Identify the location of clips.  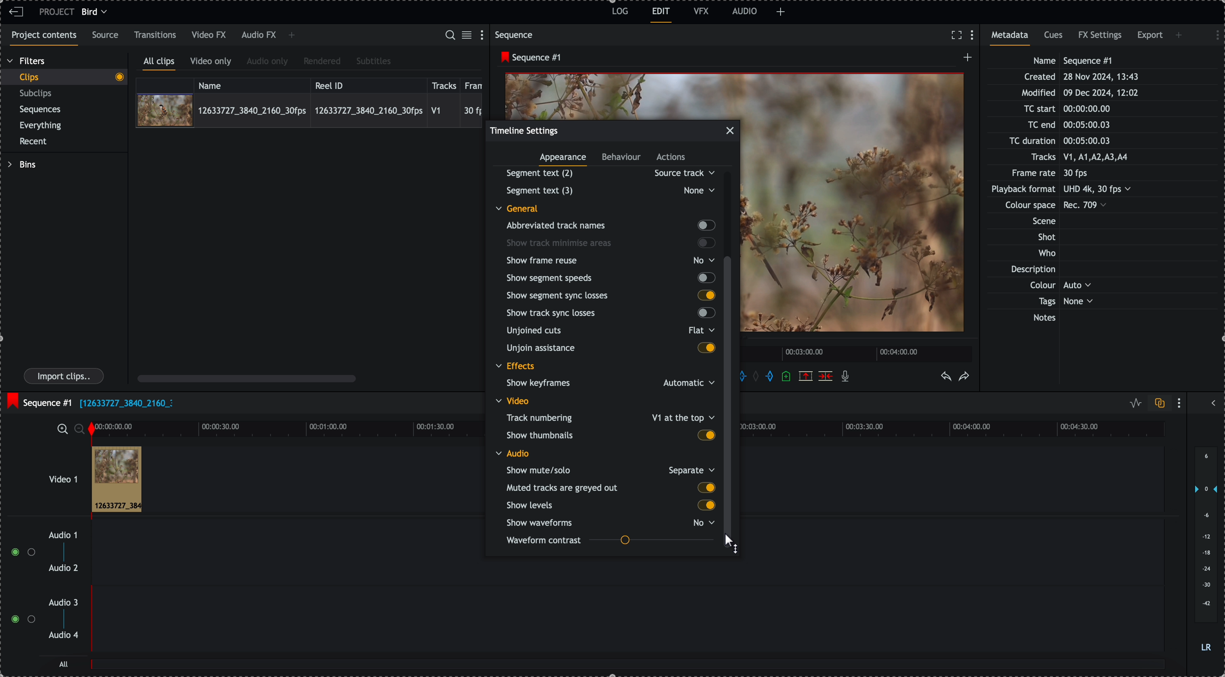
(64, 77).